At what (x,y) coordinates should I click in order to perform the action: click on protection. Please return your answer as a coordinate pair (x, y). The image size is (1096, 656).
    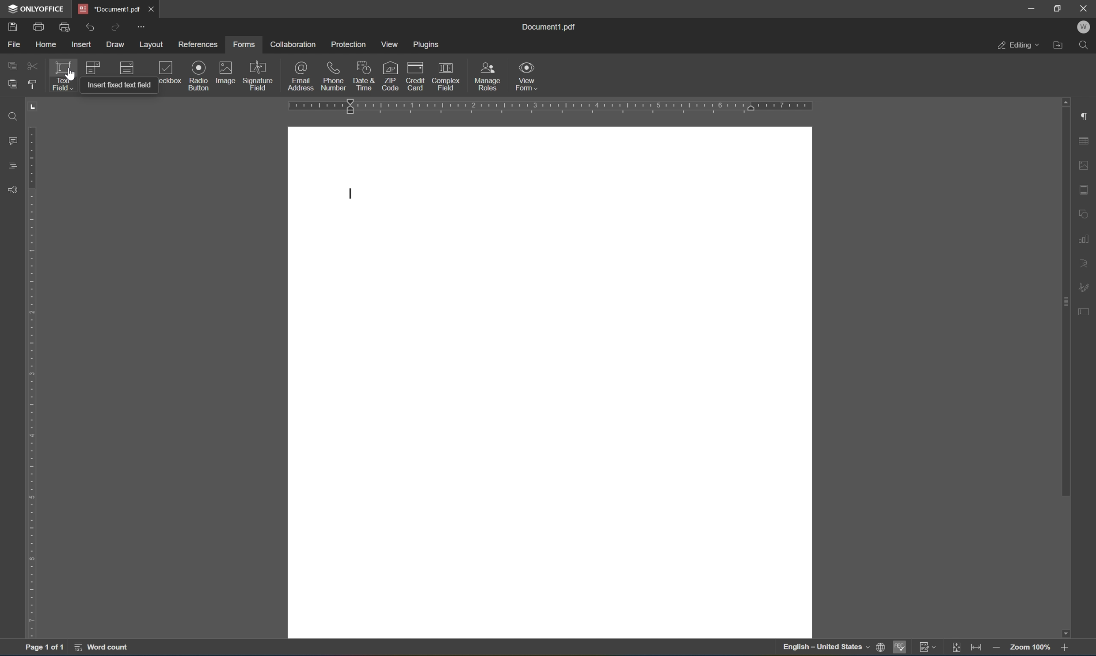
    Looking at the image, I should click on (350, 44).